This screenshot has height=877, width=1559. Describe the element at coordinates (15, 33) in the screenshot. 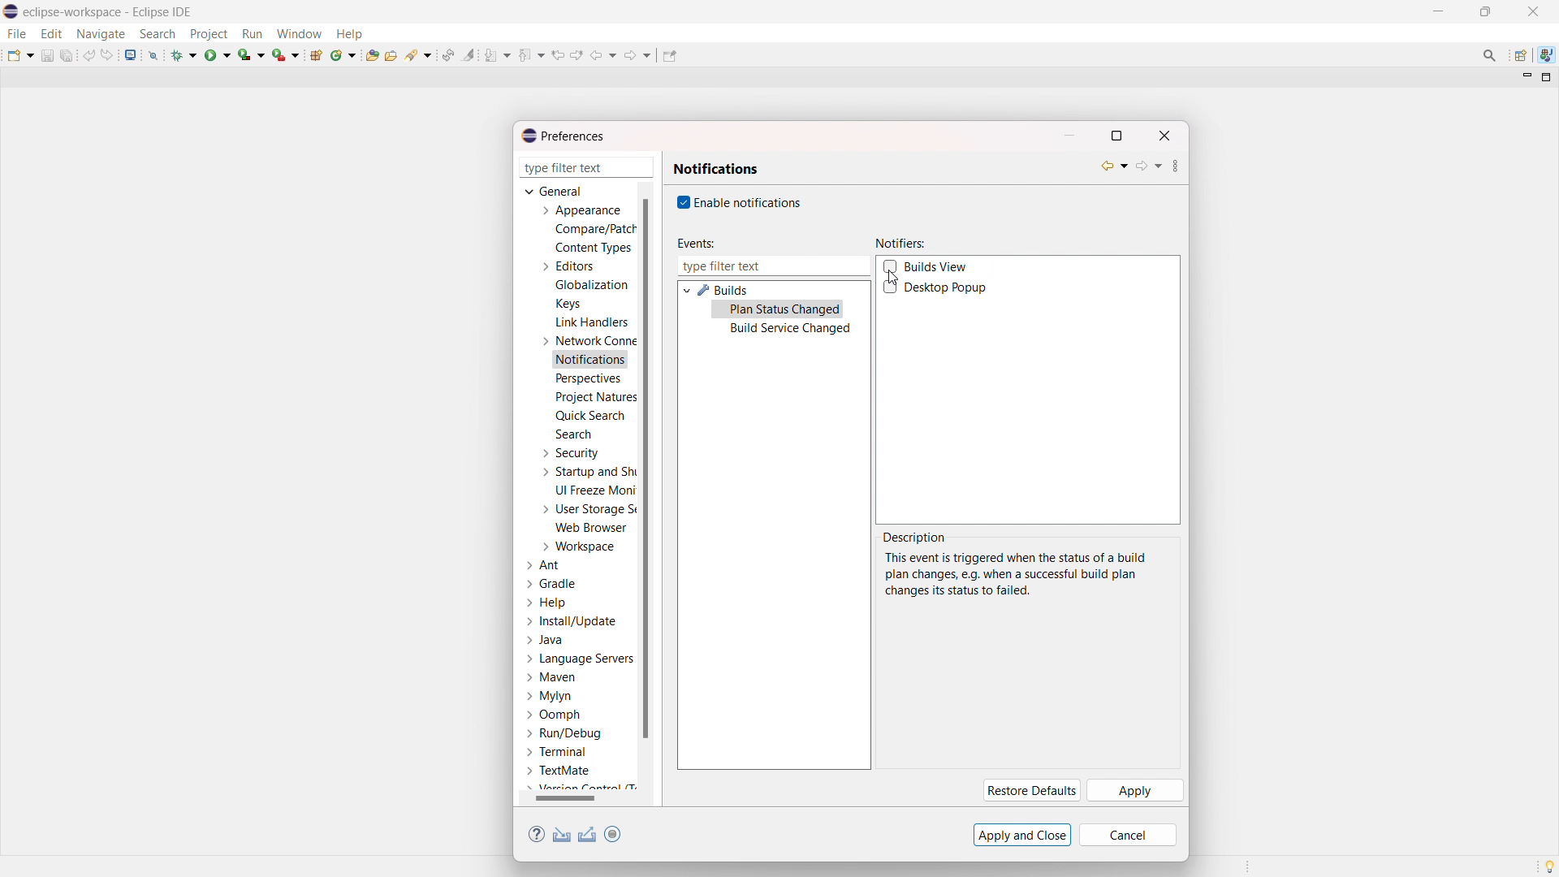

I see `file` at that location.